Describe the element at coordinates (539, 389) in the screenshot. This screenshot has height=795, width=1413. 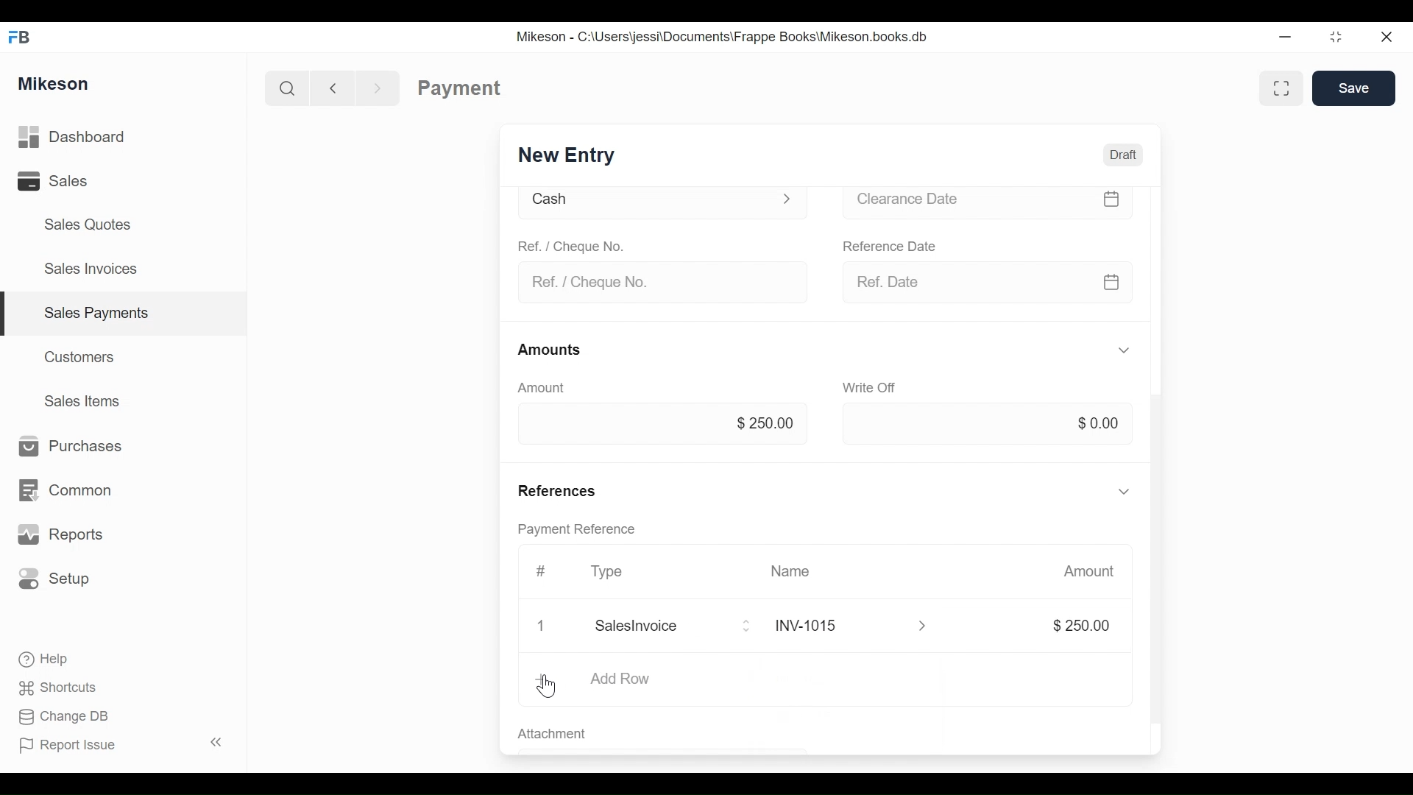
I see `Amount` at that location.